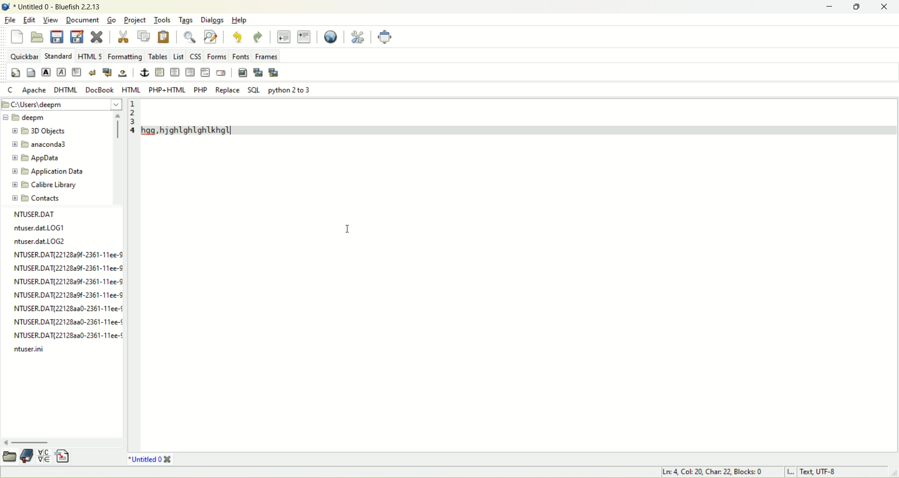  What do you see at coordinates (67, 90) in the screenshot?
I see `DHTML` at bounding box center [67, 90].